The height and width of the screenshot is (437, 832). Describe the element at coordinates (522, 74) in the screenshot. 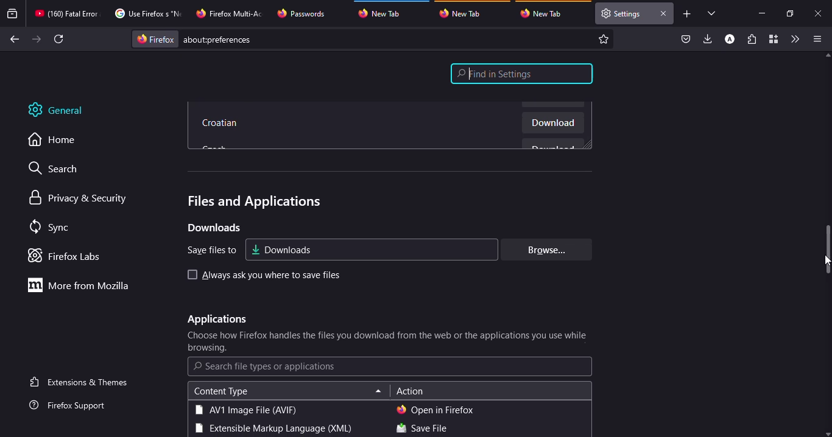

I see `find` at that location.